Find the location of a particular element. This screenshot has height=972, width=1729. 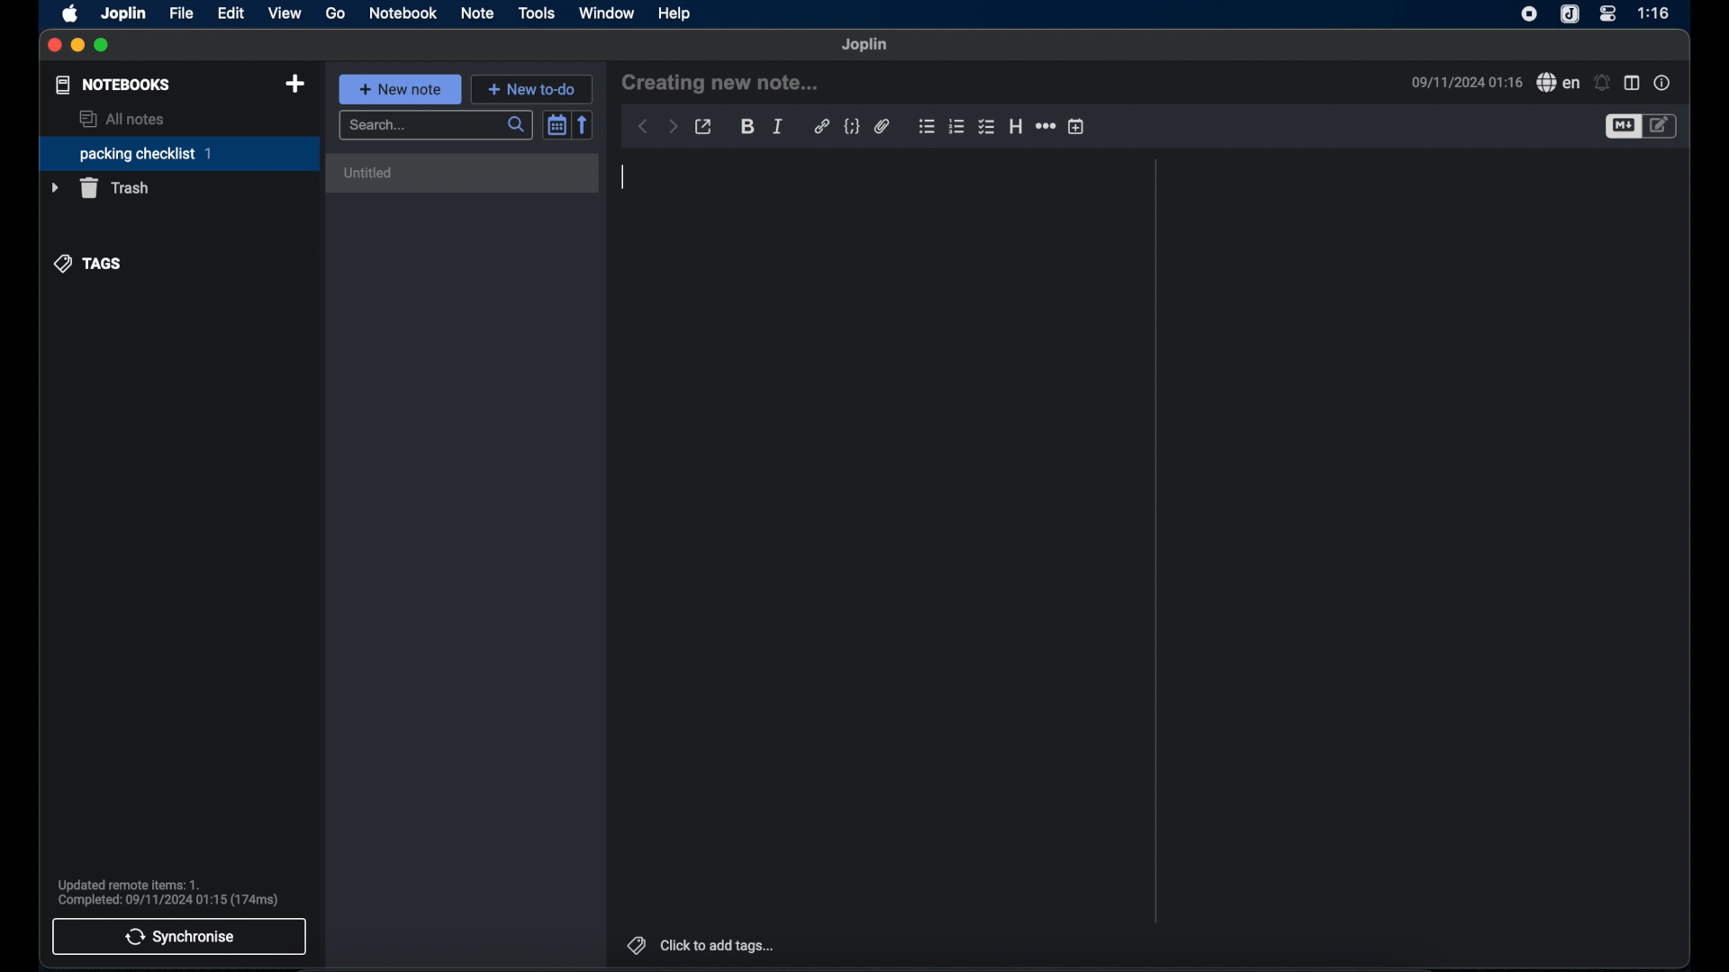

help is located at coordinates (675, 13).